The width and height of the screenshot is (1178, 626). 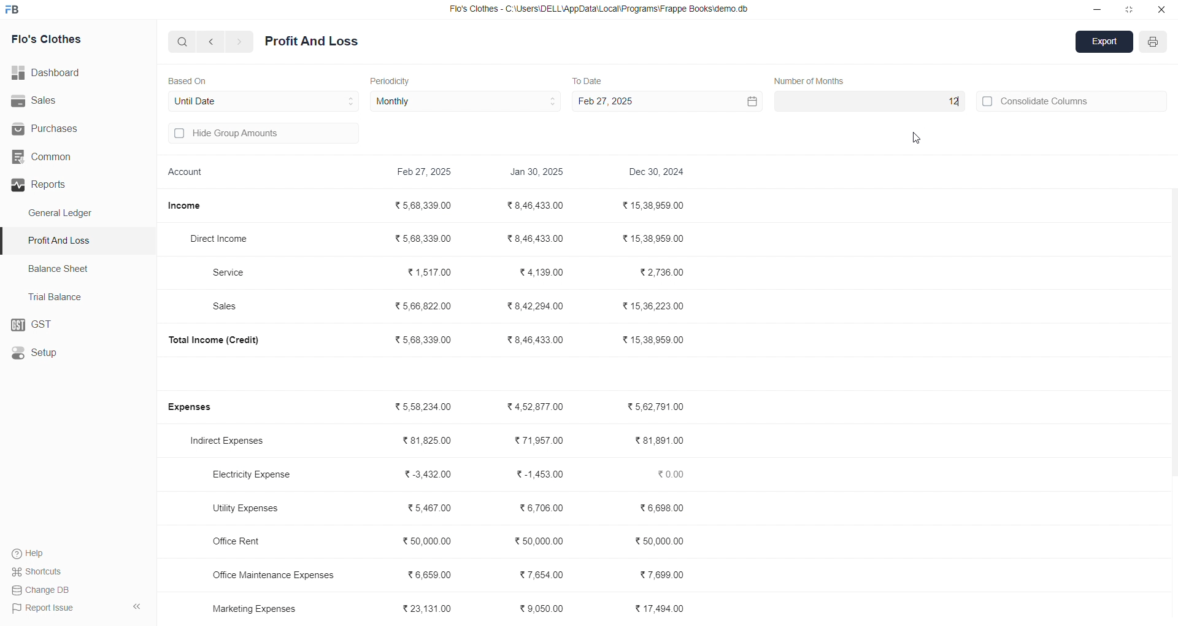 I want to click on ₹7,699.00, so click(x=663, y=573).